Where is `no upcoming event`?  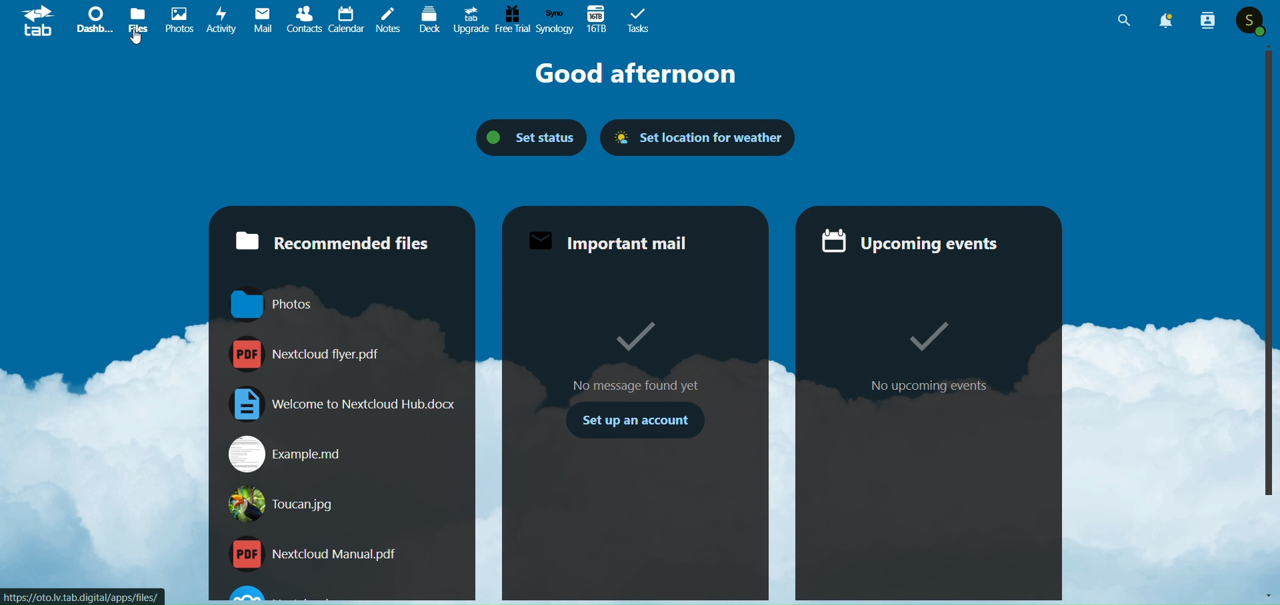
no upcoming event is located at coordinates (929, 386).